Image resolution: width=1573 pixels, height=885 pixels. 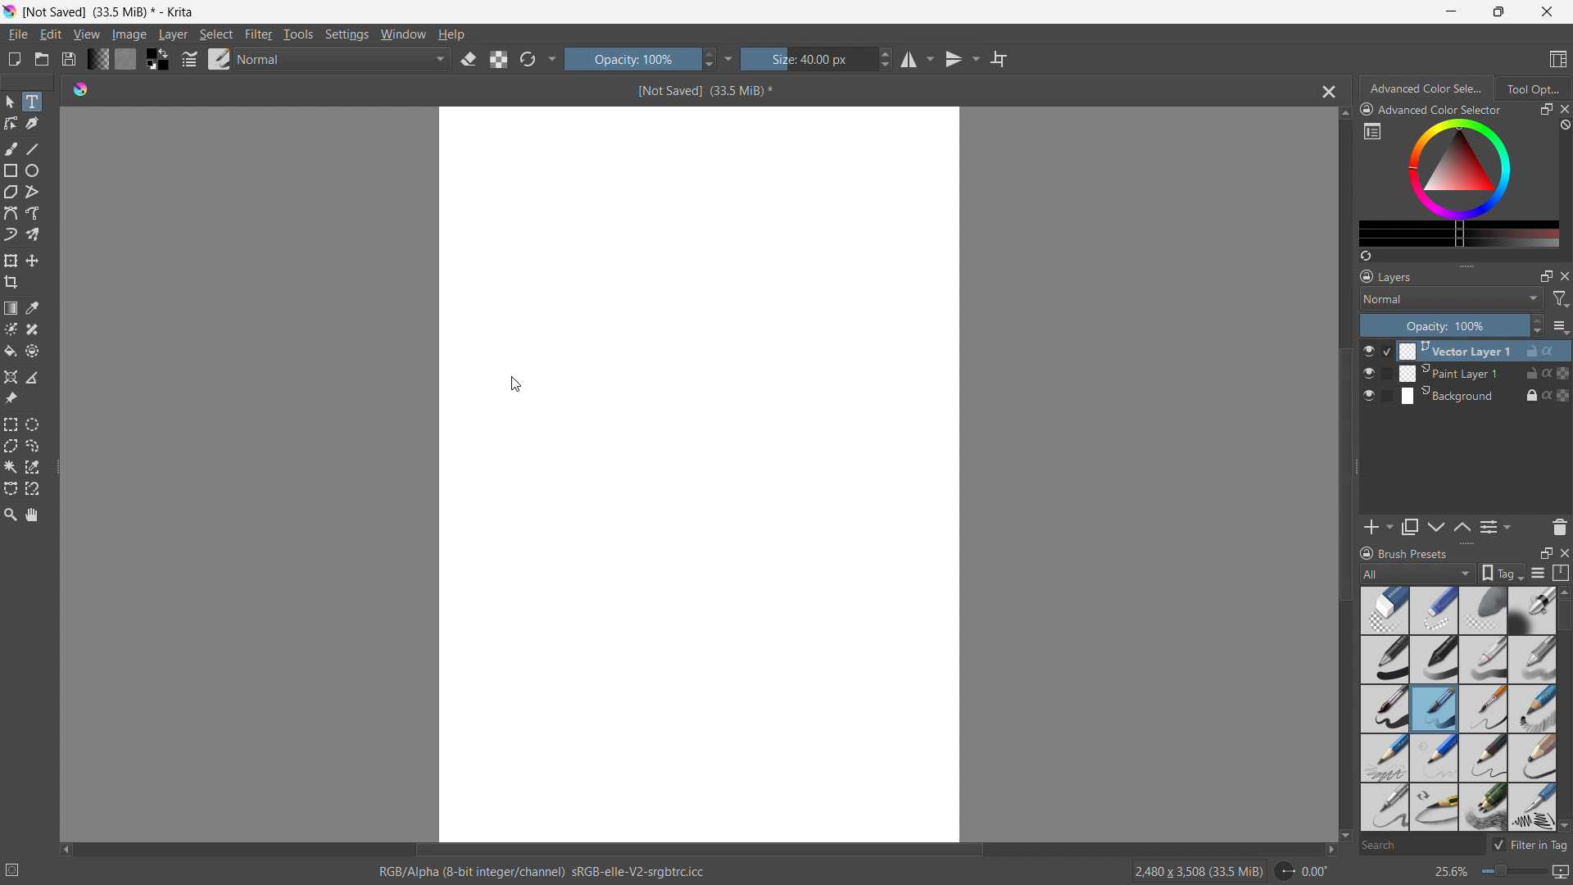 What do you see at coordinates (1545, 552) in the screenshot?
I see `maximize` at bounding box center [1545, 552].